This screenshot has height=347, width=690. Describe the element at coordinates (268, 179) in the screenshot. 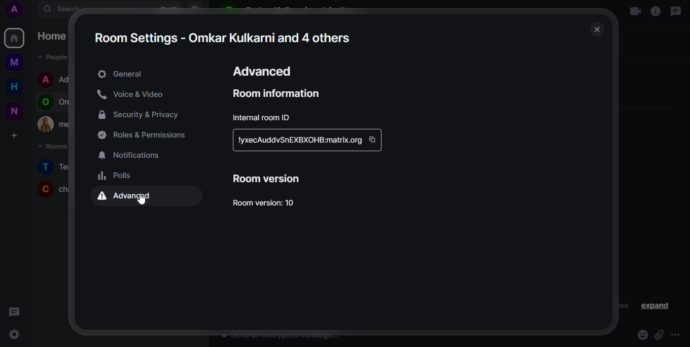

I see `version` at that location.